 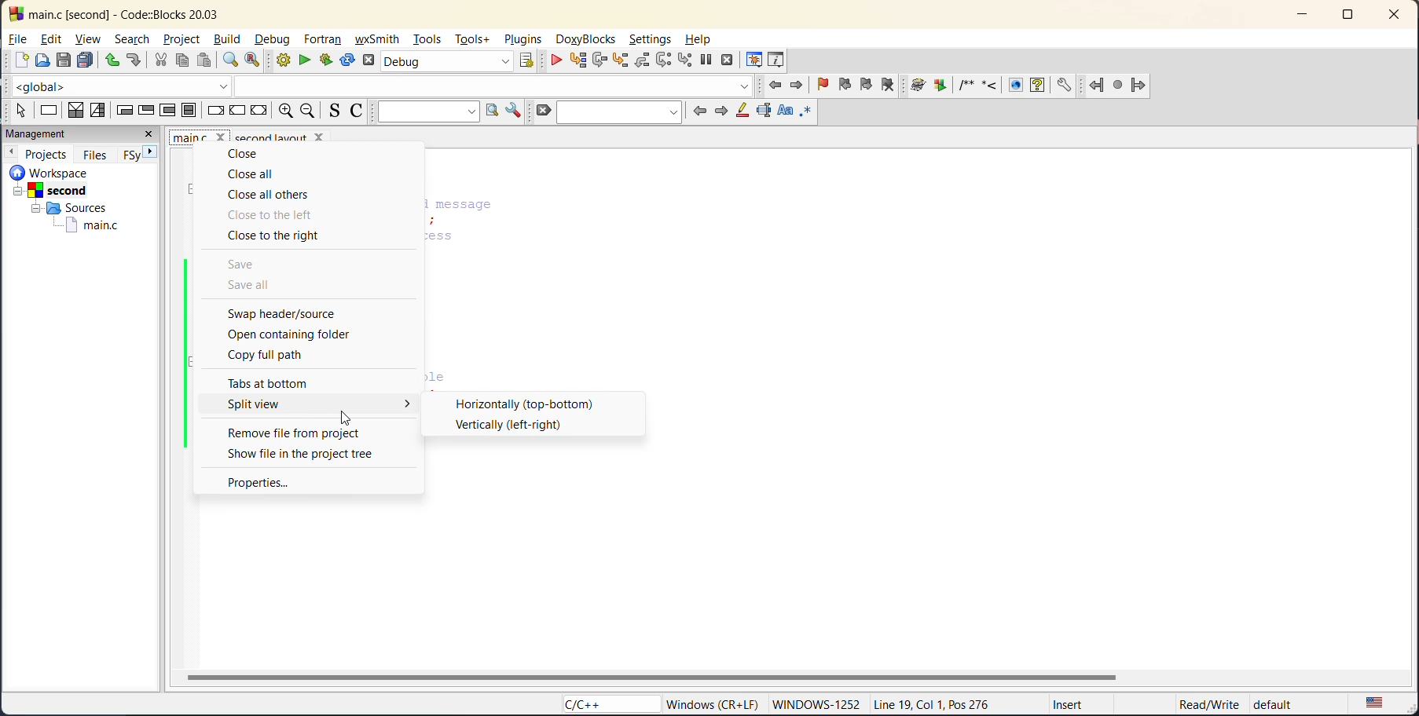 What do you see at coordinates (1300, 16) in the screenshot?
I see `minimize` at bounding box center [1300, 16].